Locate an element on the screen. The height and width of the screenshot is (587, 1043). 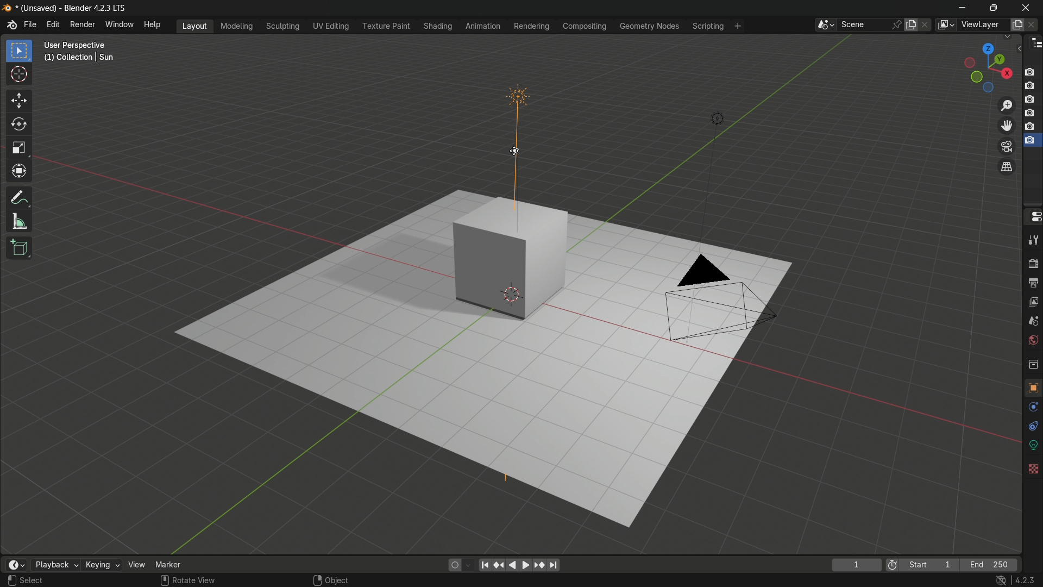
rotate or preset viewpoint is located at coordinates (984, 67).